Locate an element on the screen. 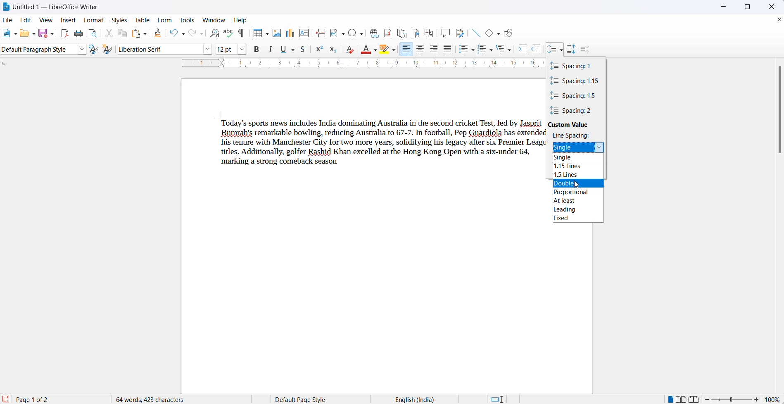 The width and height of the screenshot is (784, 404). at least is located at coordinates (580, 202).